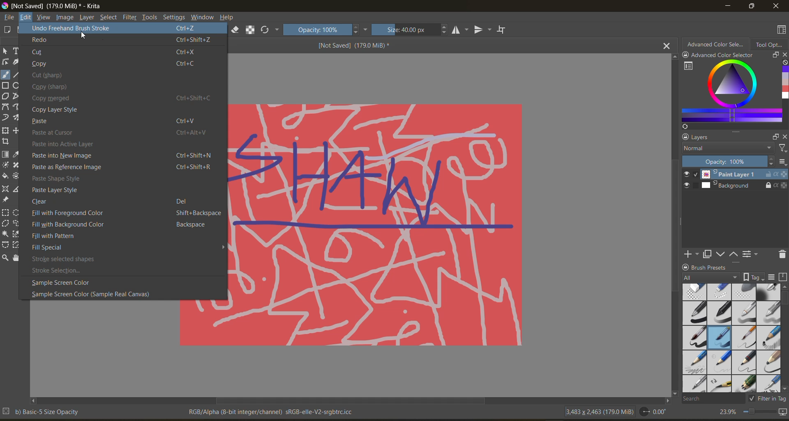 This screenshot has width=789, height=421. What do you see at coordinates (44, 412) in the screenshot?
I see `b) Basic-5 Size Opacity` at bounding box center [44, 412].